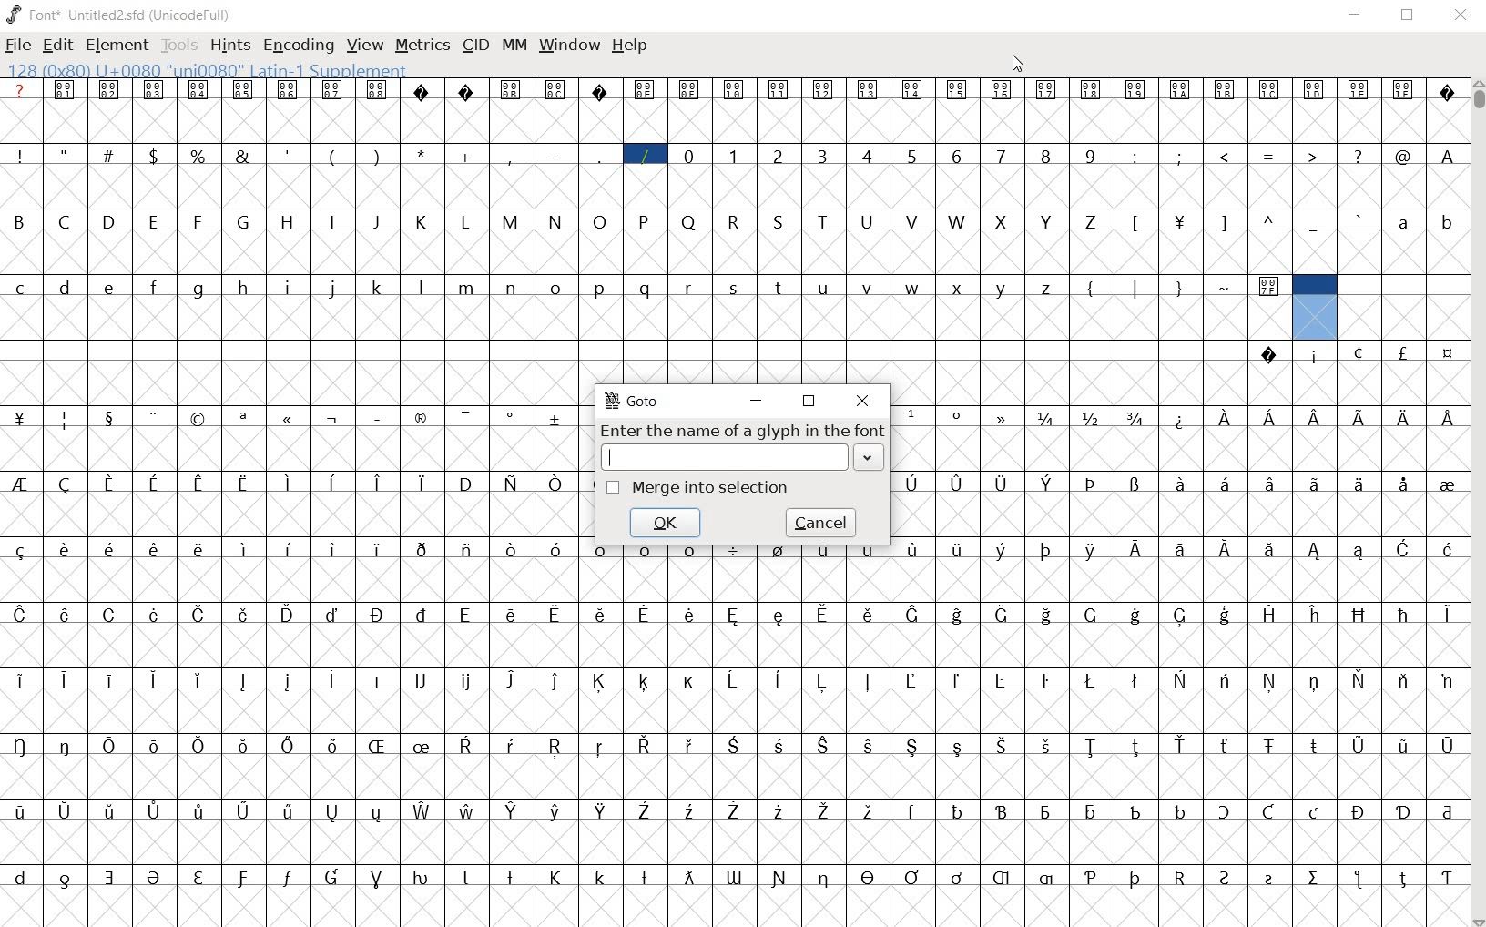 The image size is (1486, 927). I want to click on B, so click(21, 219).